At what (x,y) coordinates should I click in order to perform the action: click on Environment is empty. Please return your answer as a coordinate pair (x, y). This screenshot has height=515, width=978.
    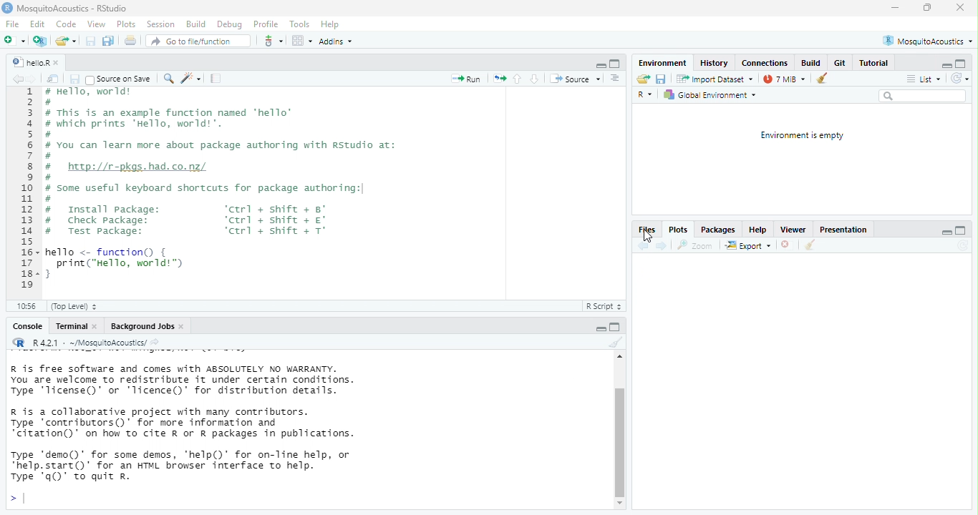
    Looking at the image, I should click on (797, 136).